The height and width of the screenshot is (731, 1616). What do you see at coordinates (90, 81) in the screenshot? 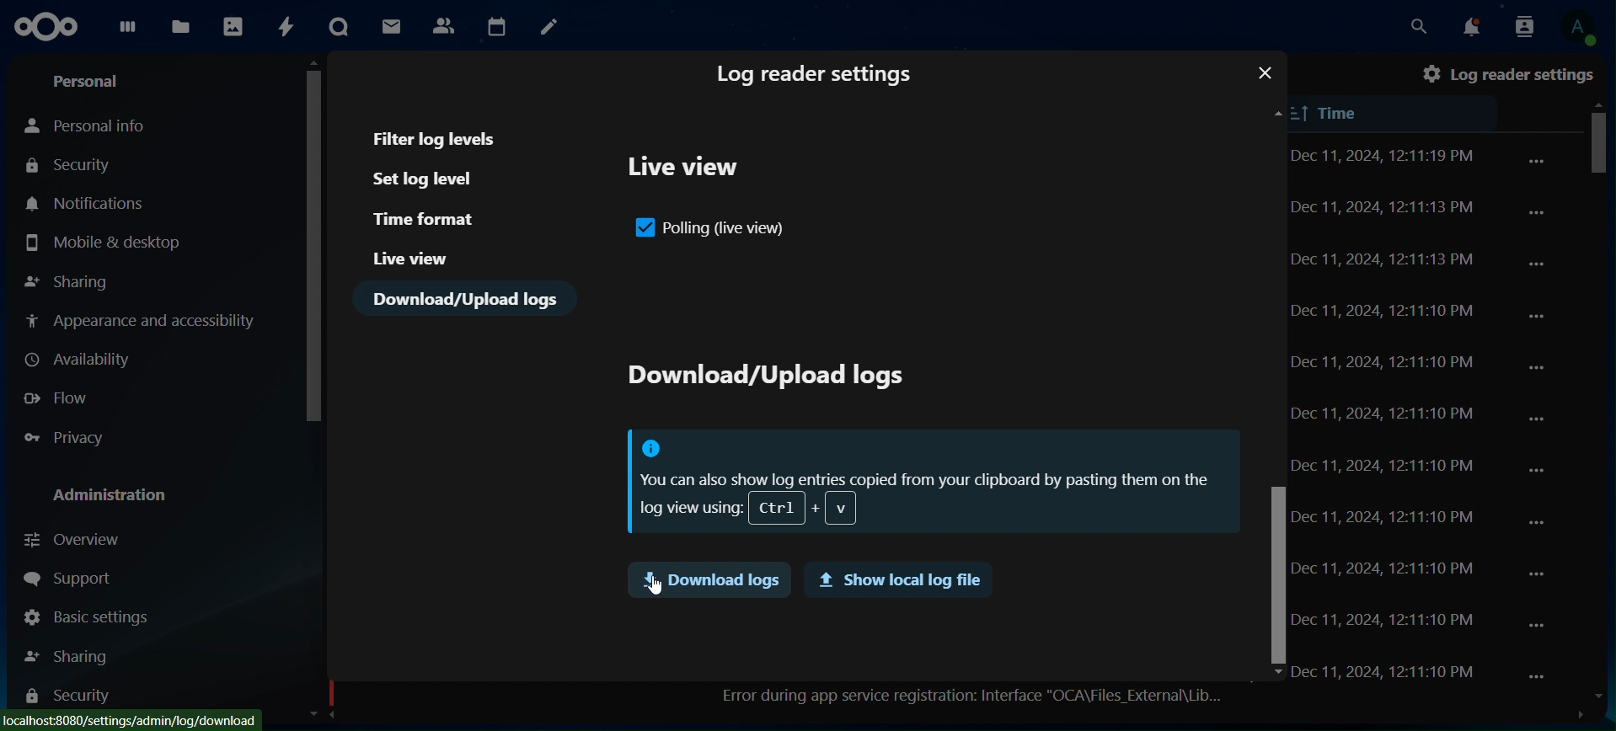
I see `personal` at bounding box center [90, 81].